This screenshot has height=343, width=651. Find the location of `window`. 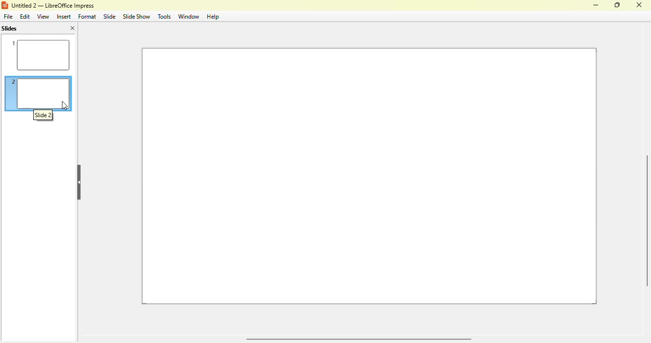

window is located at coordinates (188, 17).